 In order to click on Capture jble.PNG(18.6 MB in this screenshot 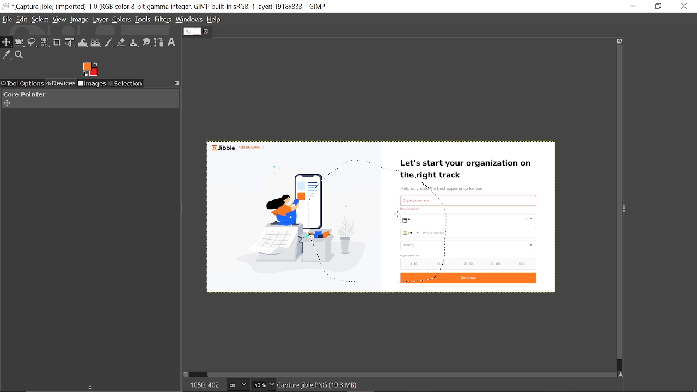, I will do `click(319, 384)`.